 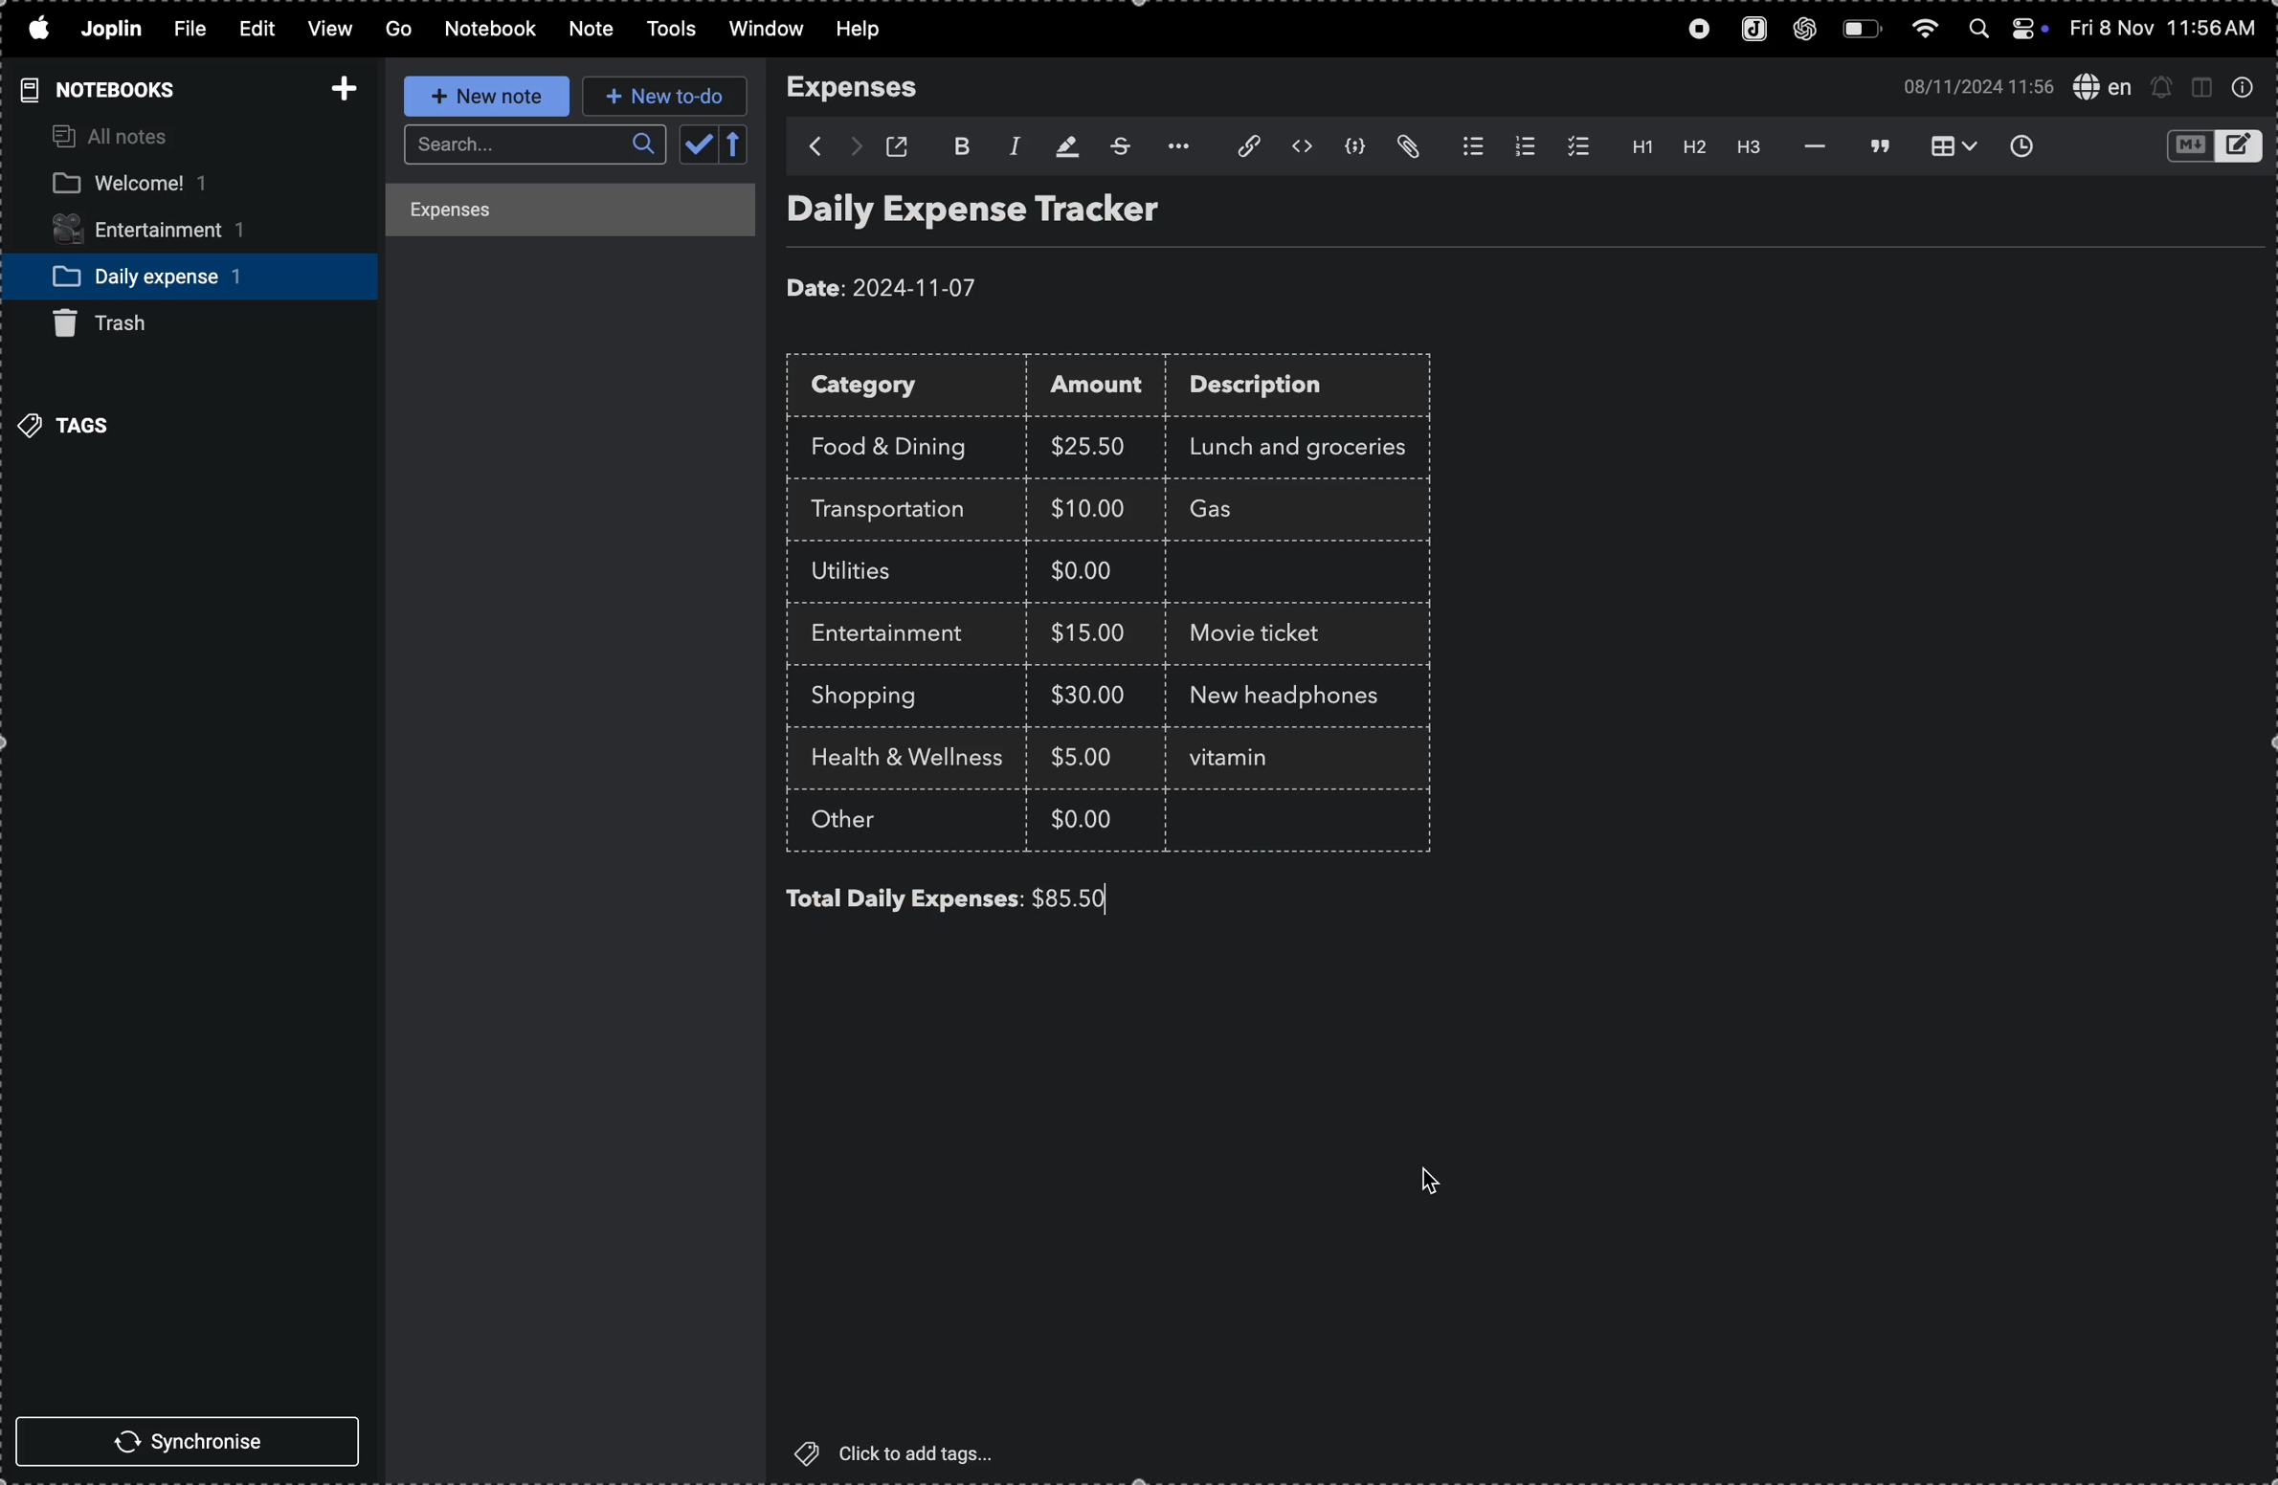 I want to click on edit, so click(x=248, y=27).